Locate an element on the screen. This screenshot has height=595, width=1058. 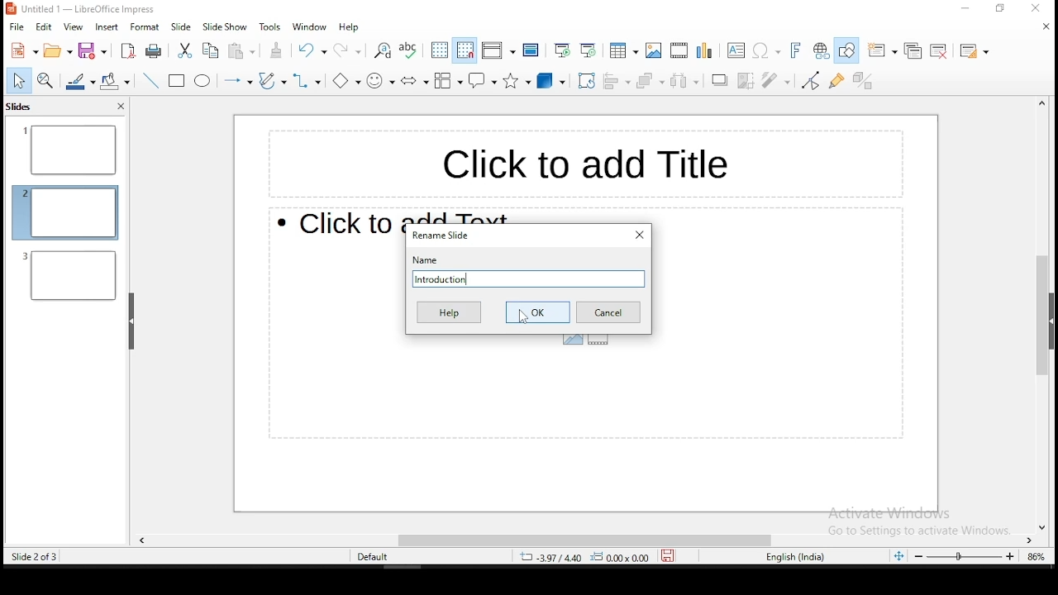
scroll bar is located at coordinates (588, 538).